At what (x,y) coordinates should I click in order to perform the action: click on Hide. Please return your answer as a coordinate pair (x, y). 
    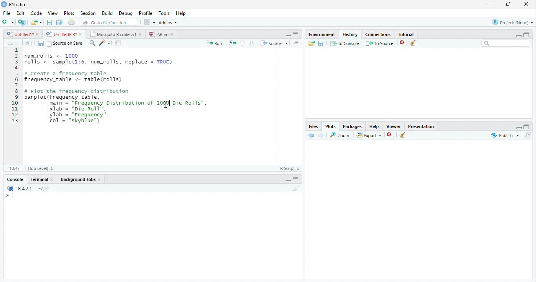
    Looking at the image, I should click on (287, 36).